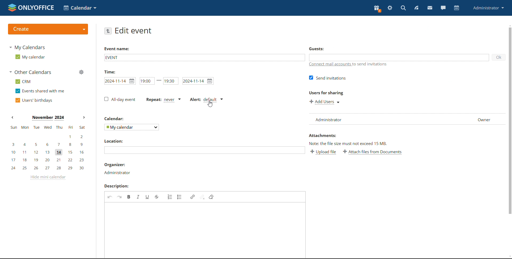  I want to click on hide mini calendar, so click(48, 177).